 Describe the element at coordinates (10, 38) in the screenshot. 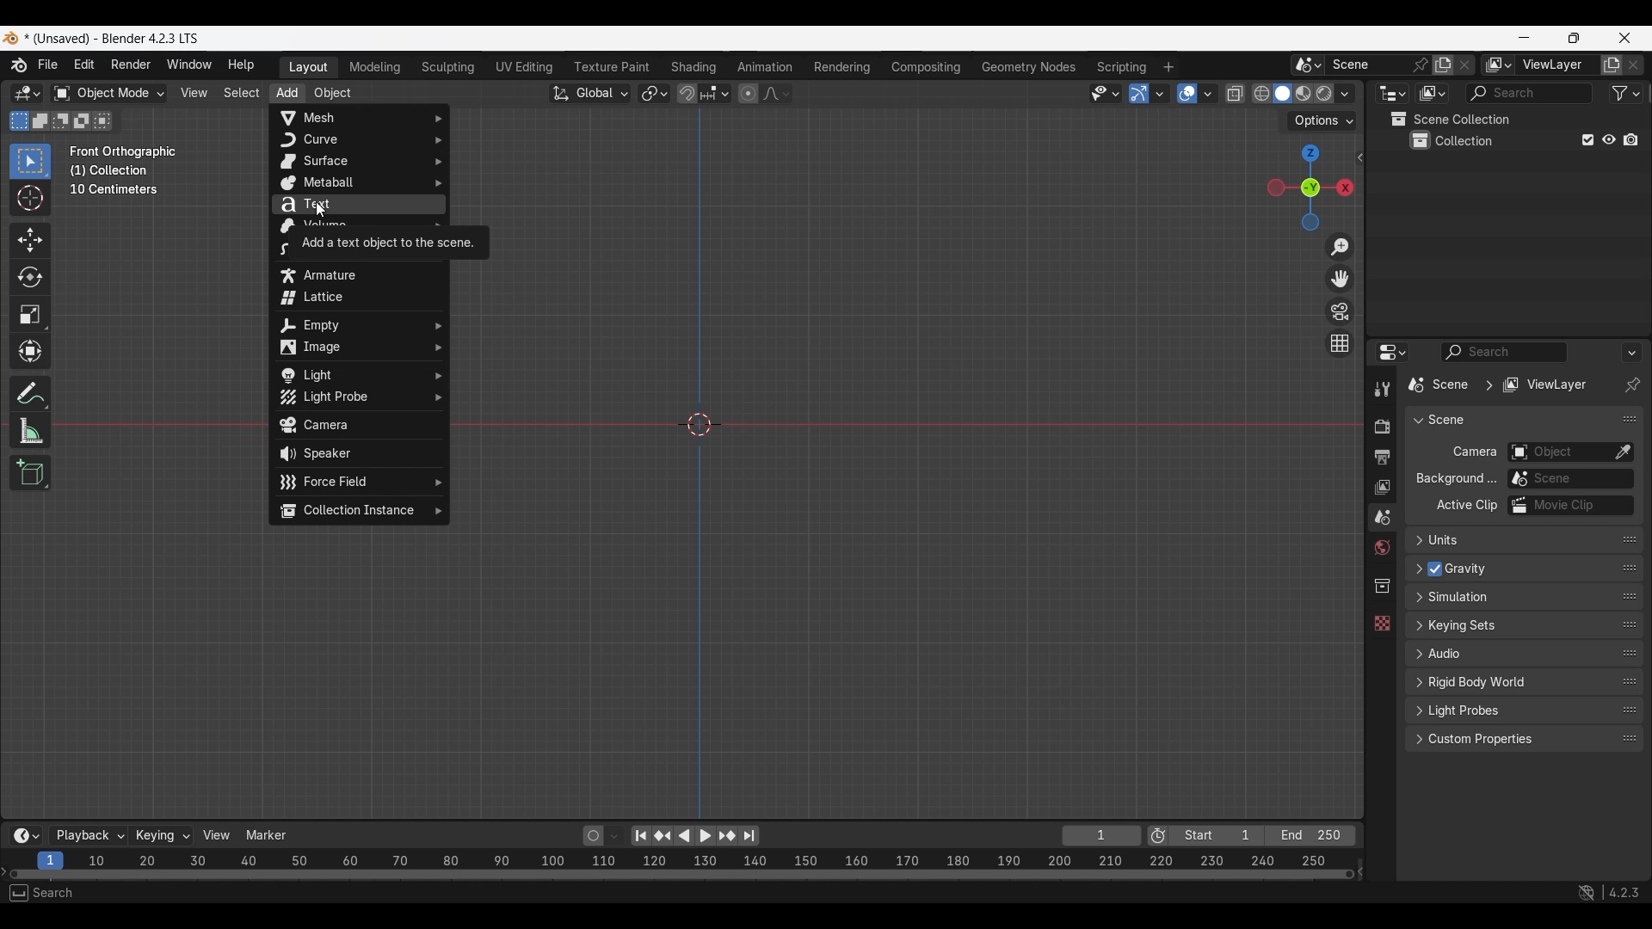

I see `Software logo` at that location.